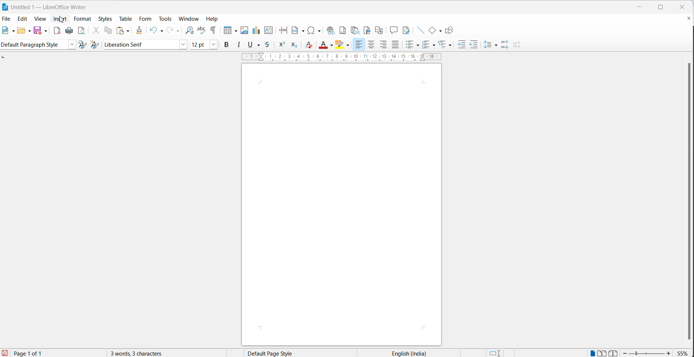  I want to click on font color, so click(323, 46).